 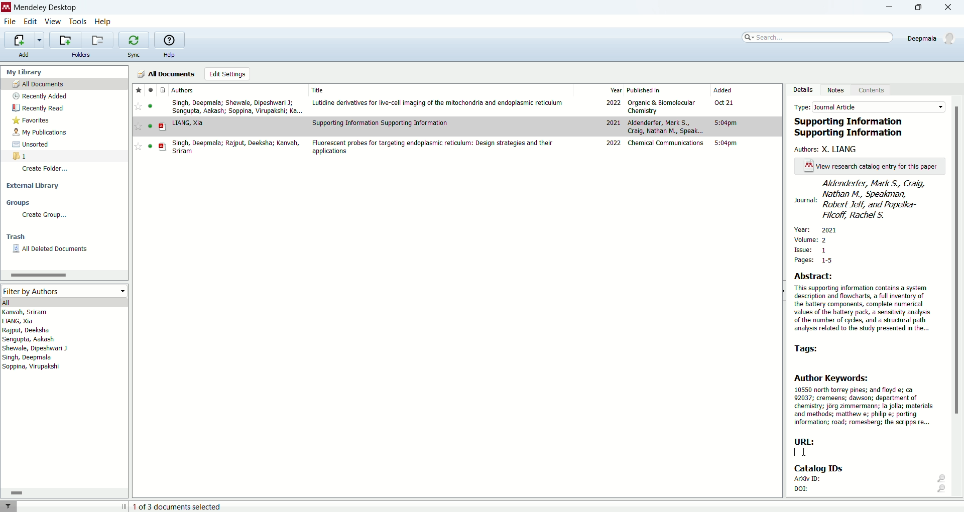 I want to click on journal: Aldenderfer, Mark S.,Craig, Nathan M., Speakman, Robert Jeff, and Popelka-Filcoff, Rachel S., so click(x=869, y=200).